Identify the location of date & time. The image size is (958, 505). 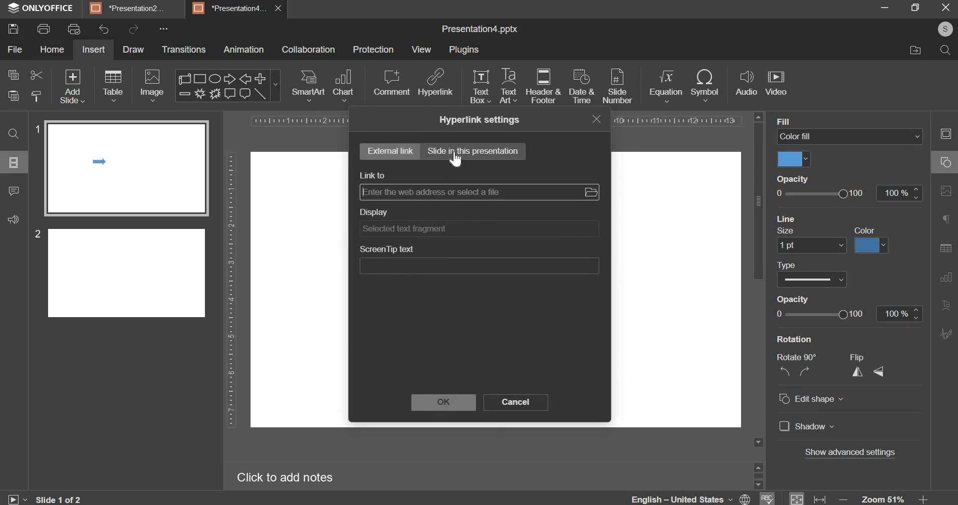
(583, 87).